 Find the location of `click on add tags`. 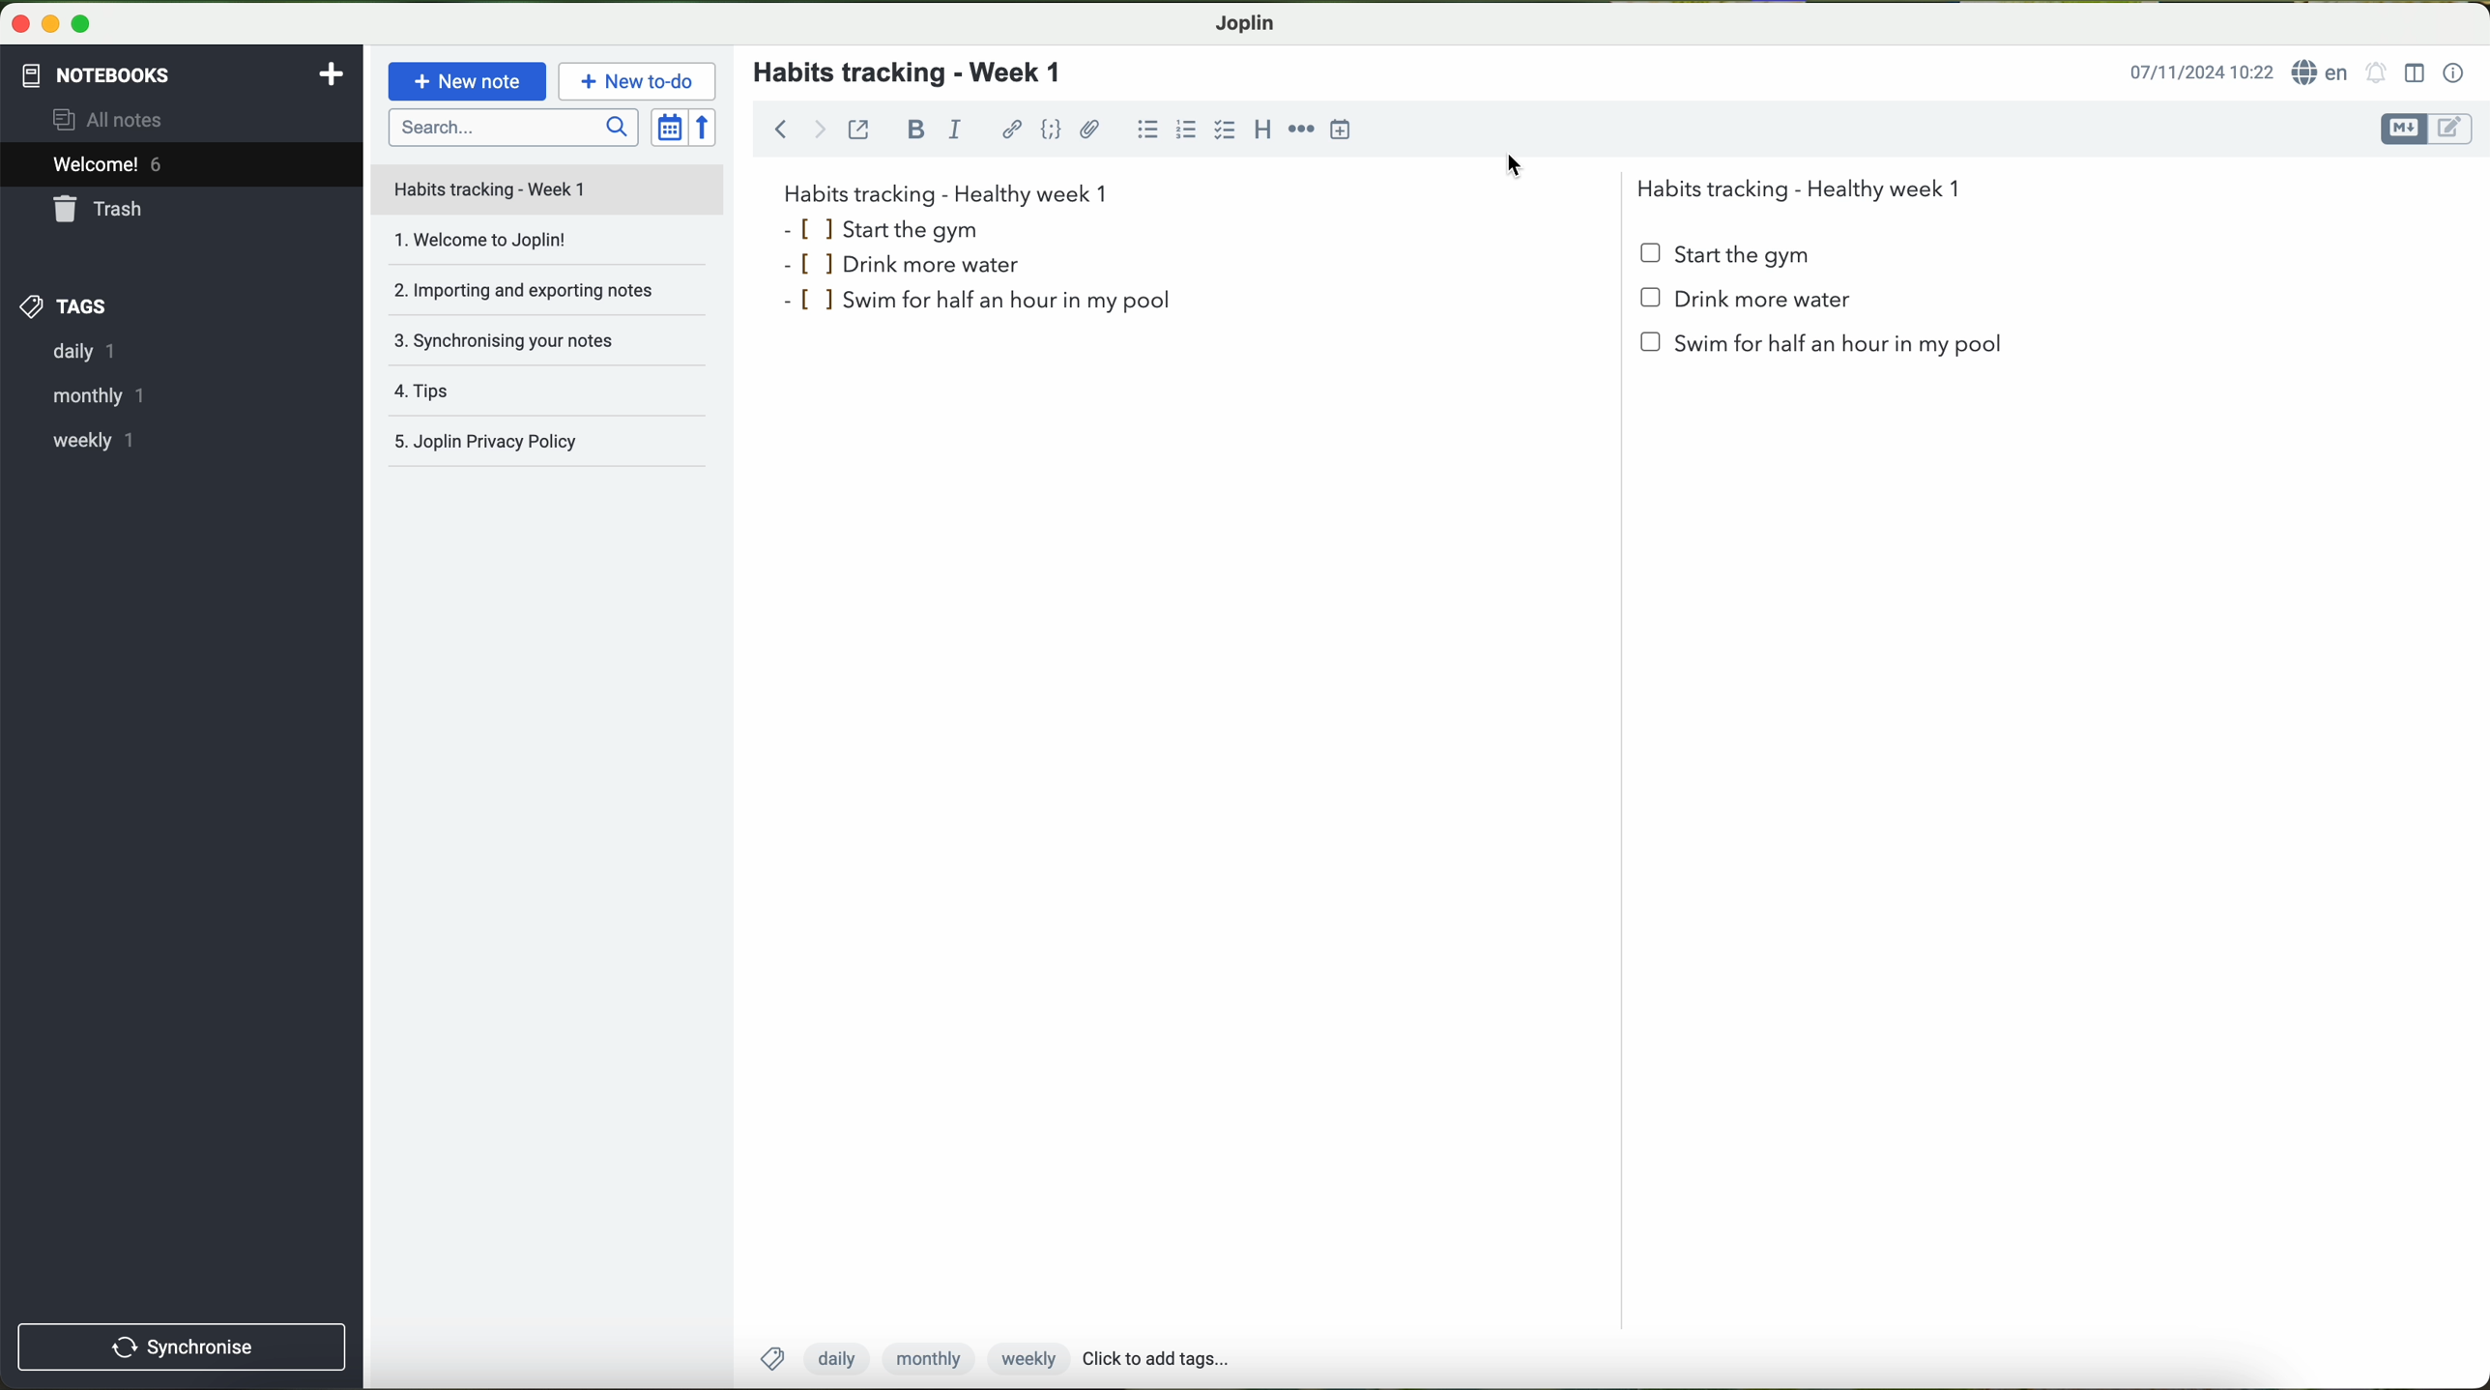

click on add tags is located at coordinates (1181, 1360).